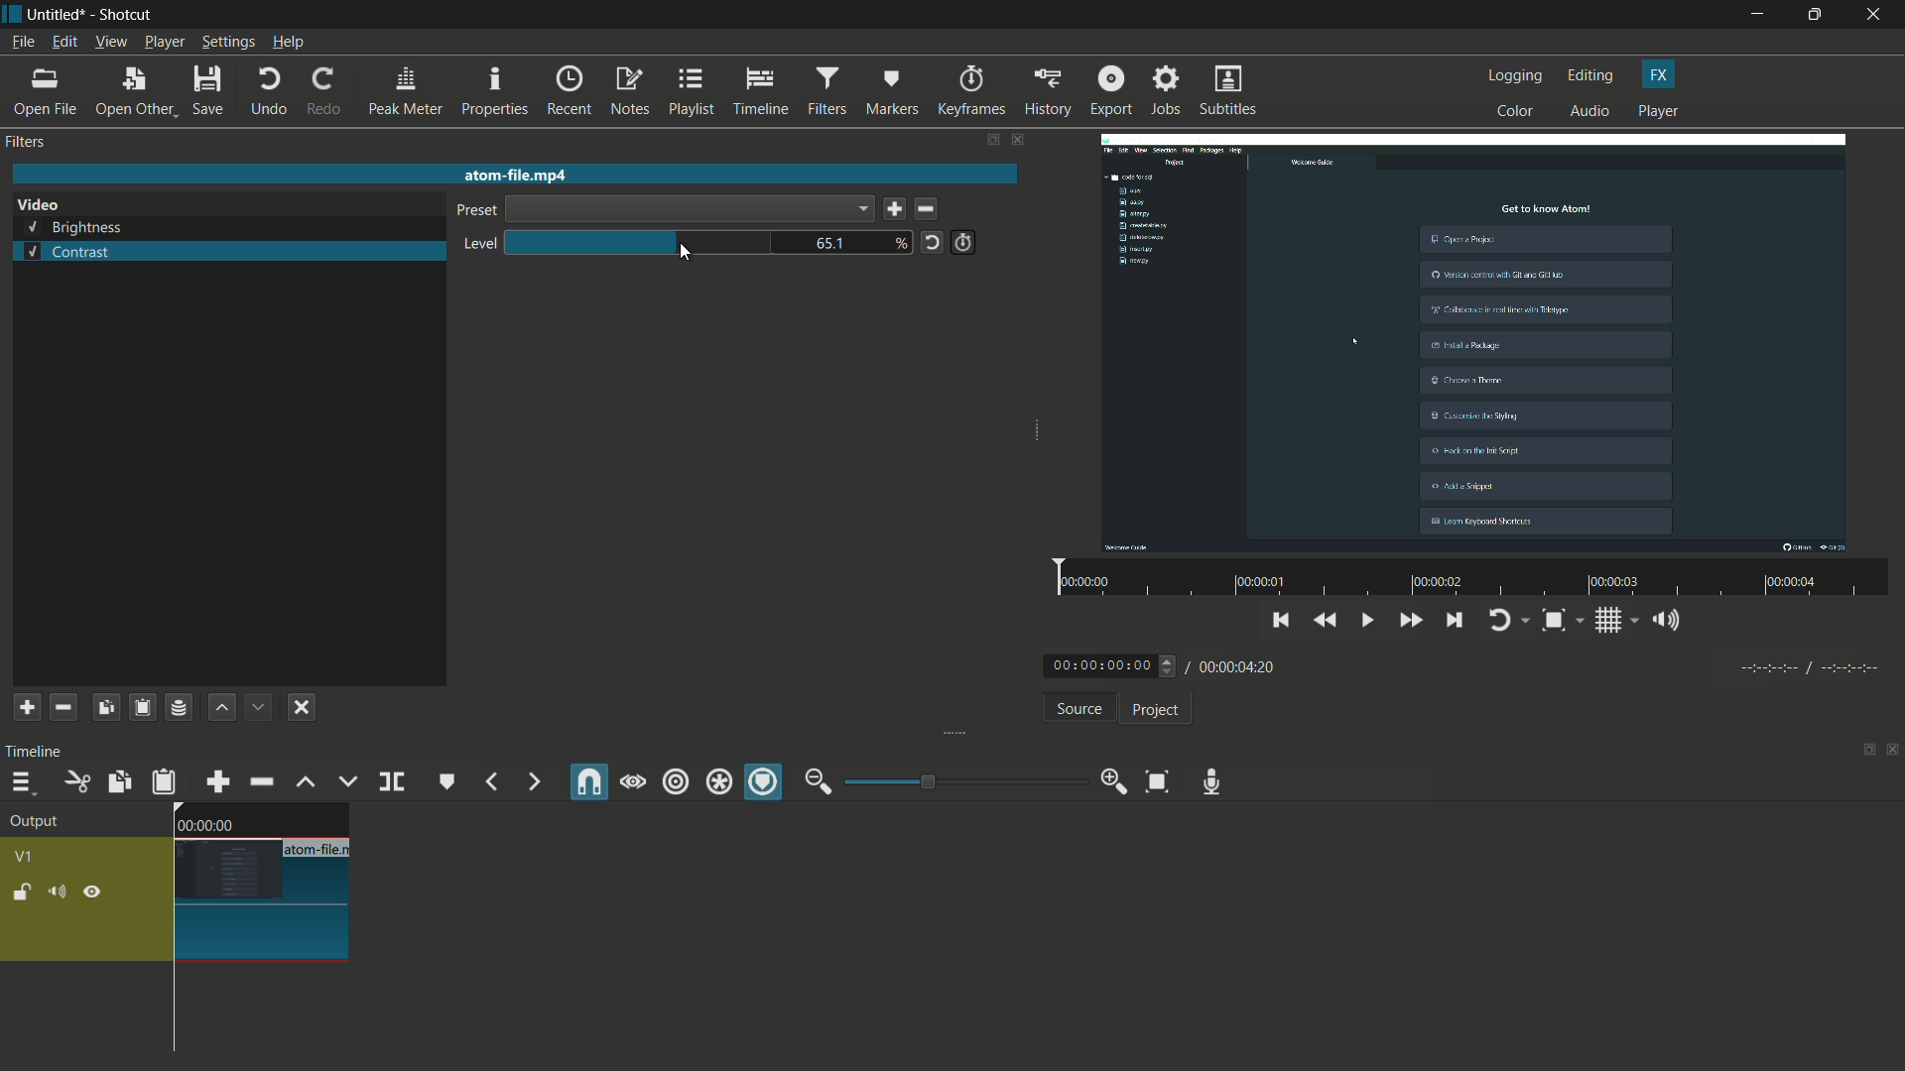 This screenshot has height=1071, width=1905. I want to click on player menu, so click(166, 42).